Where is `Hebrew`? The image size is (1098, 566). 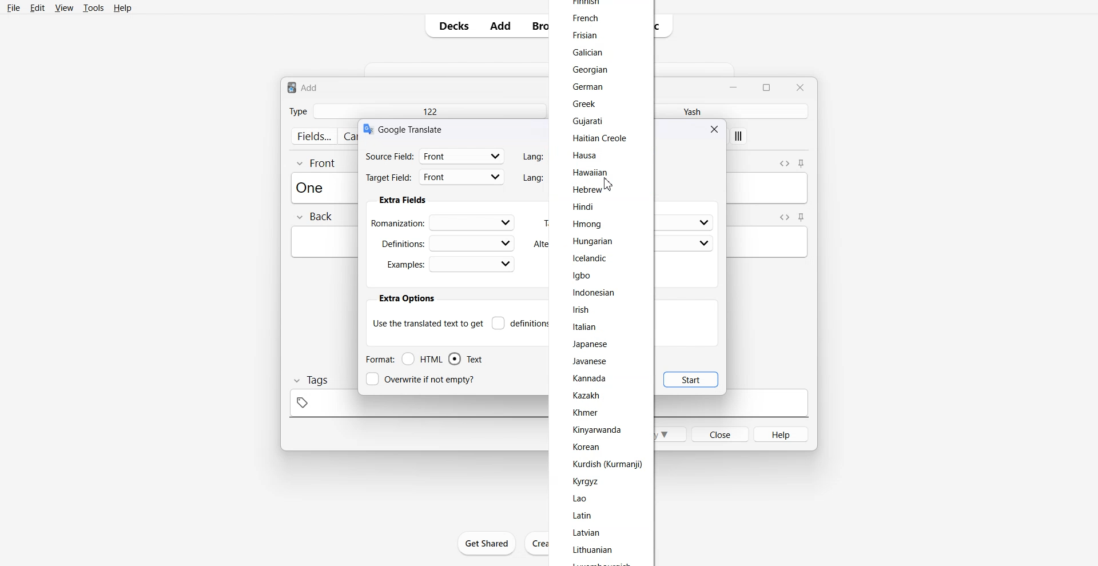 Hebrew is located at coordinates (587, 190).